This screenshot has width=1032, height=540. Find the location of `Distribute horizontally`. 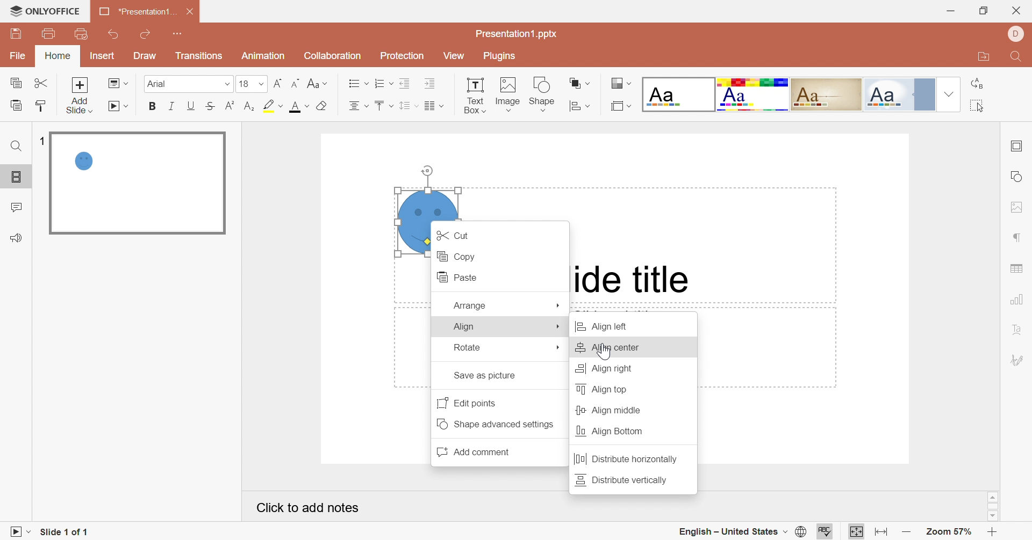

Distribute horizontally is located at coordinates (627, 459).